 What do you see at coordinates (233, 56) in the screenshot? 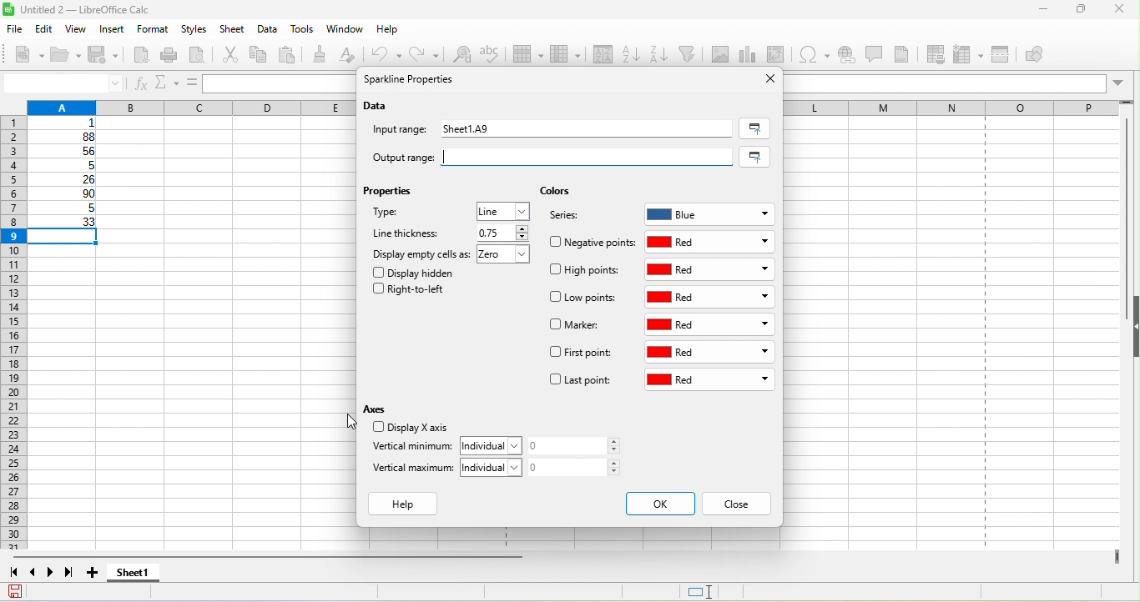
I see `cut` at bounding box center [233, 56].